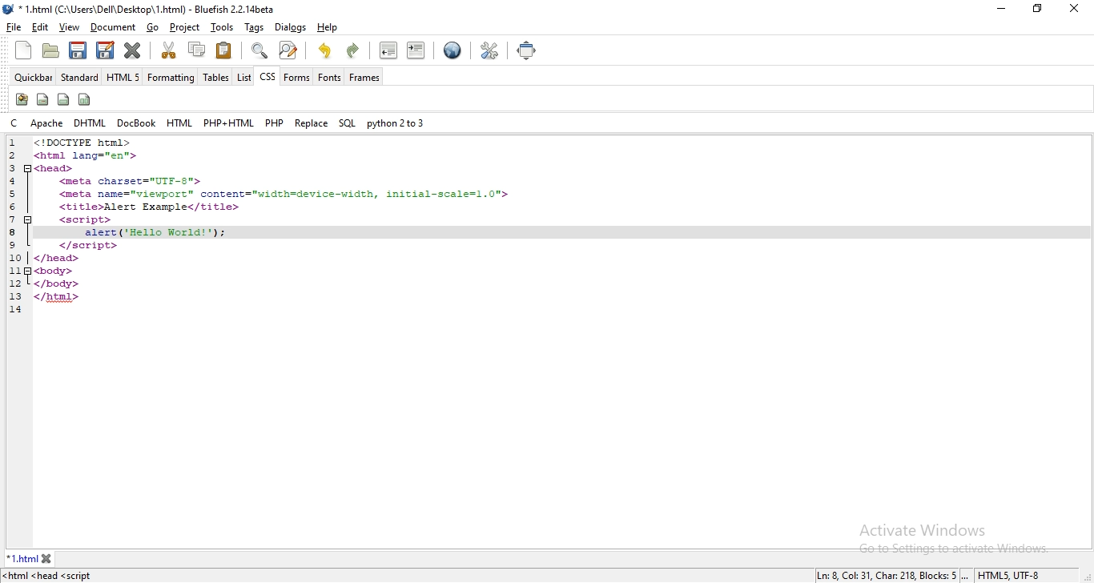  I want to click on <head>, so click(55, 167).